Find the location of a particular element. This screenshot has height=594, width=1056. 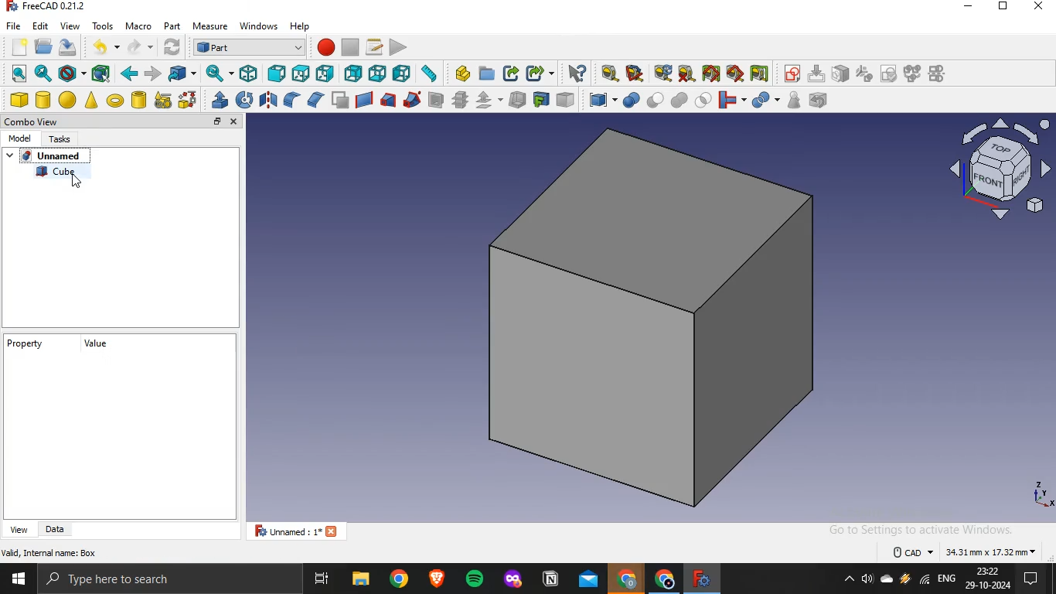

sync view is located at coordinates (217, 73).